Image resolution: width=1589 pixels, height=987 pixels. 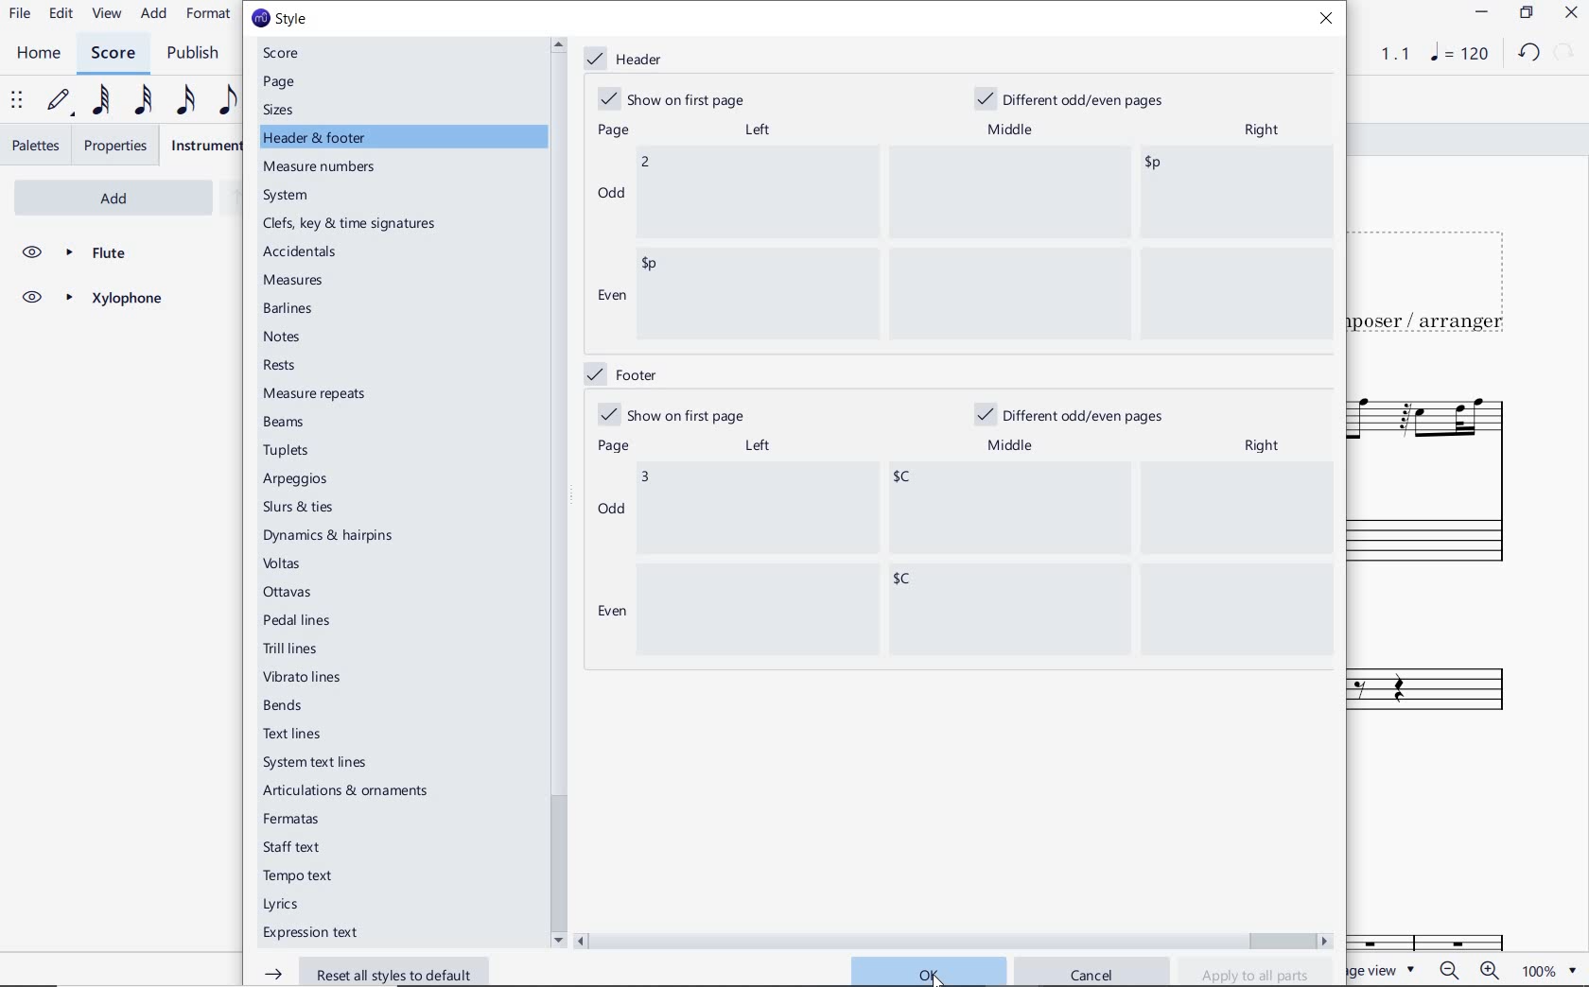 I want to click on pedal lines, so click(x=299, y=619).